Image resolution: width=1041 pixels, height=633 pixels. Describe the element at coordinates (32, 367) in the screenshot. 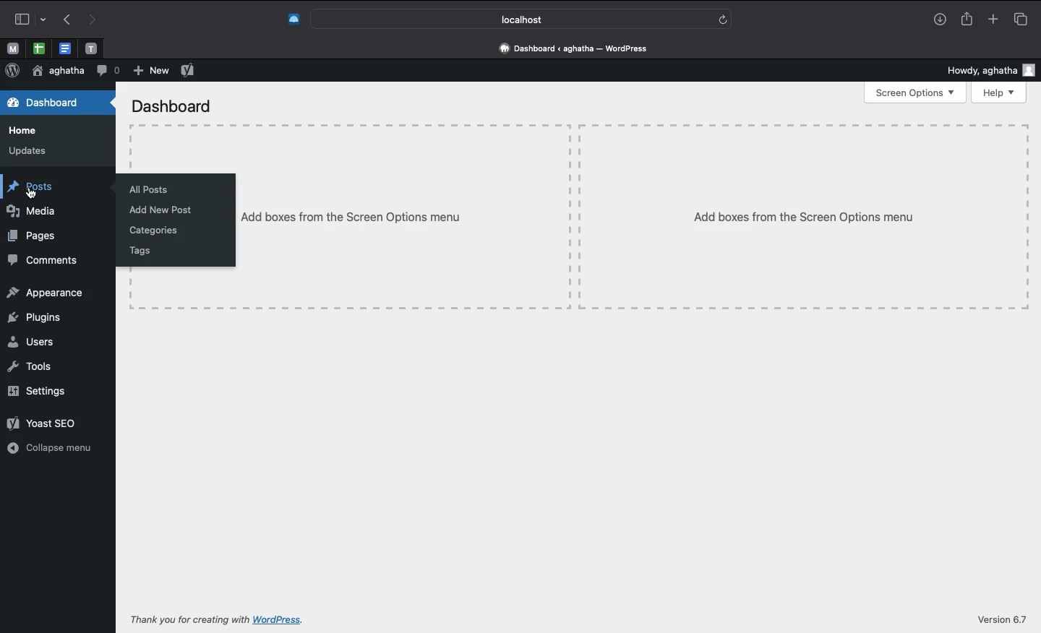

I see `Tools` at that location.